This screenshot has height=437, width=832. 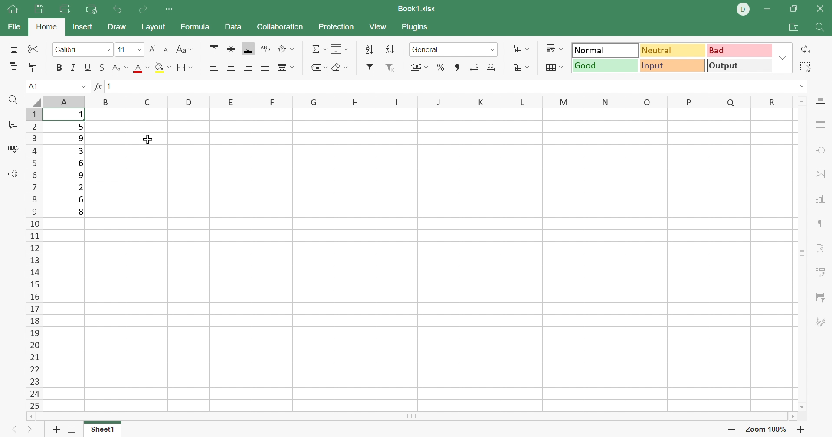 What do you see at coordinates (281, 28) in the screenshot?
I see `ollaboration` at bounding box center [281, 28].